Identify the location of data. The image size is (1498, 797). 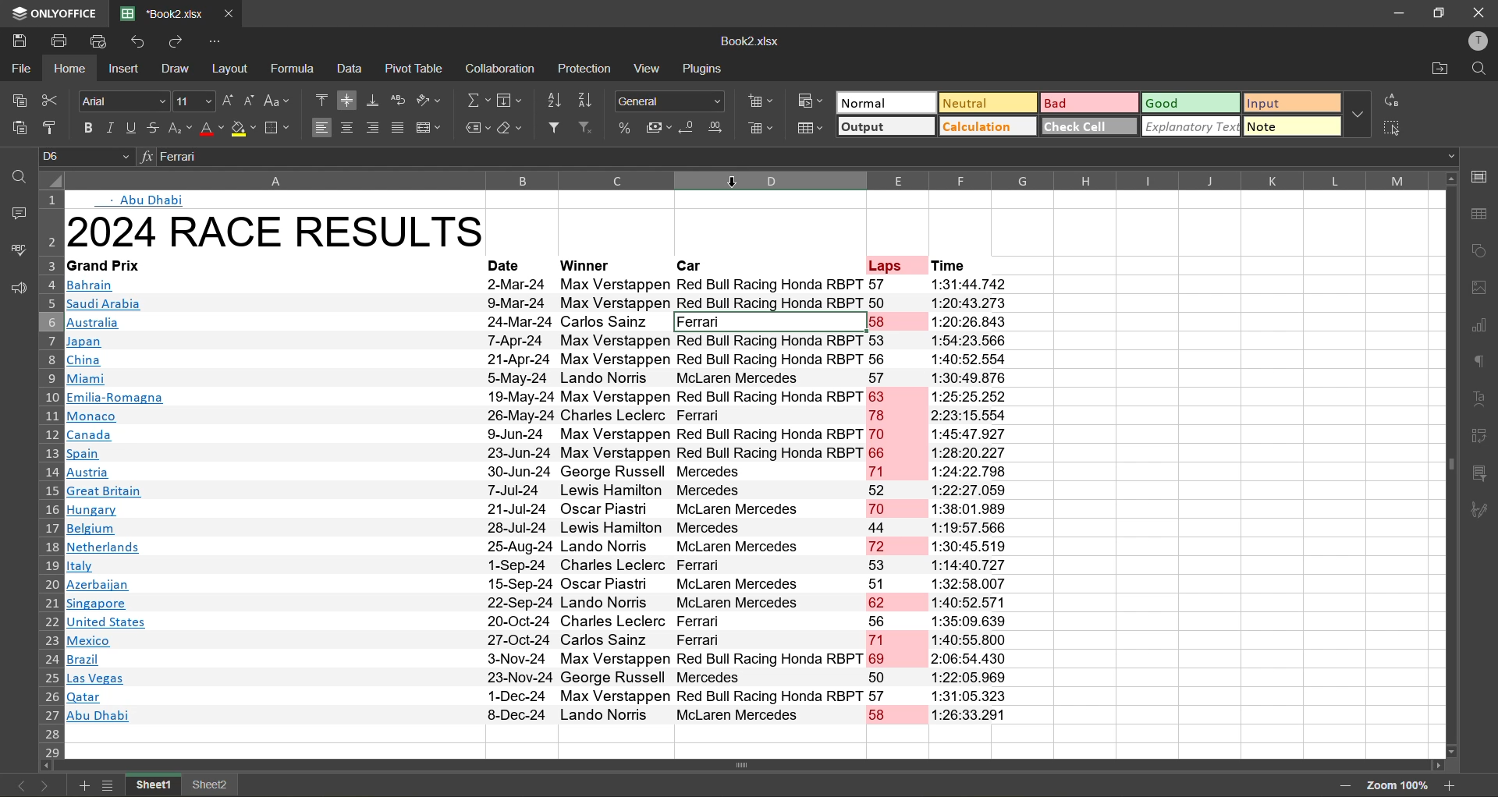
(353, 69).